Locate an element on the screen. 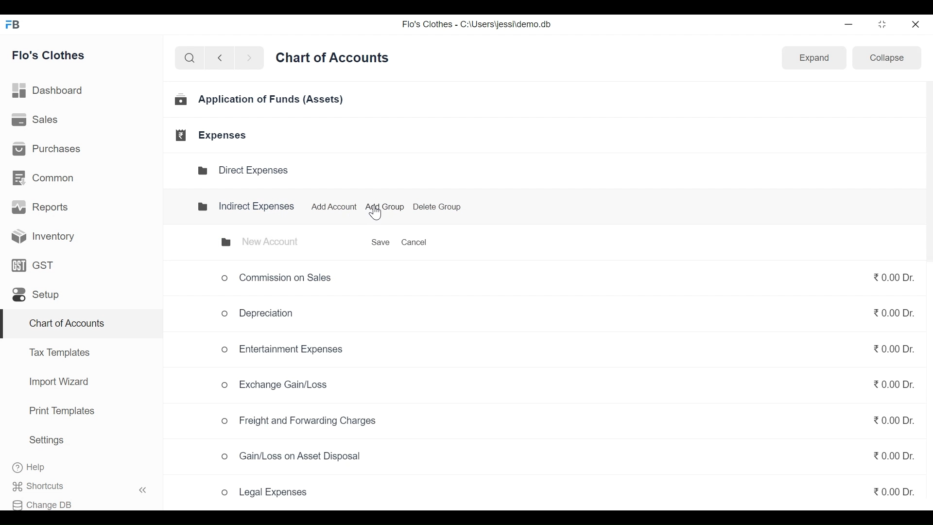 This screenshot has width=933, height=525. Setup is located at coordinates (35, 297).